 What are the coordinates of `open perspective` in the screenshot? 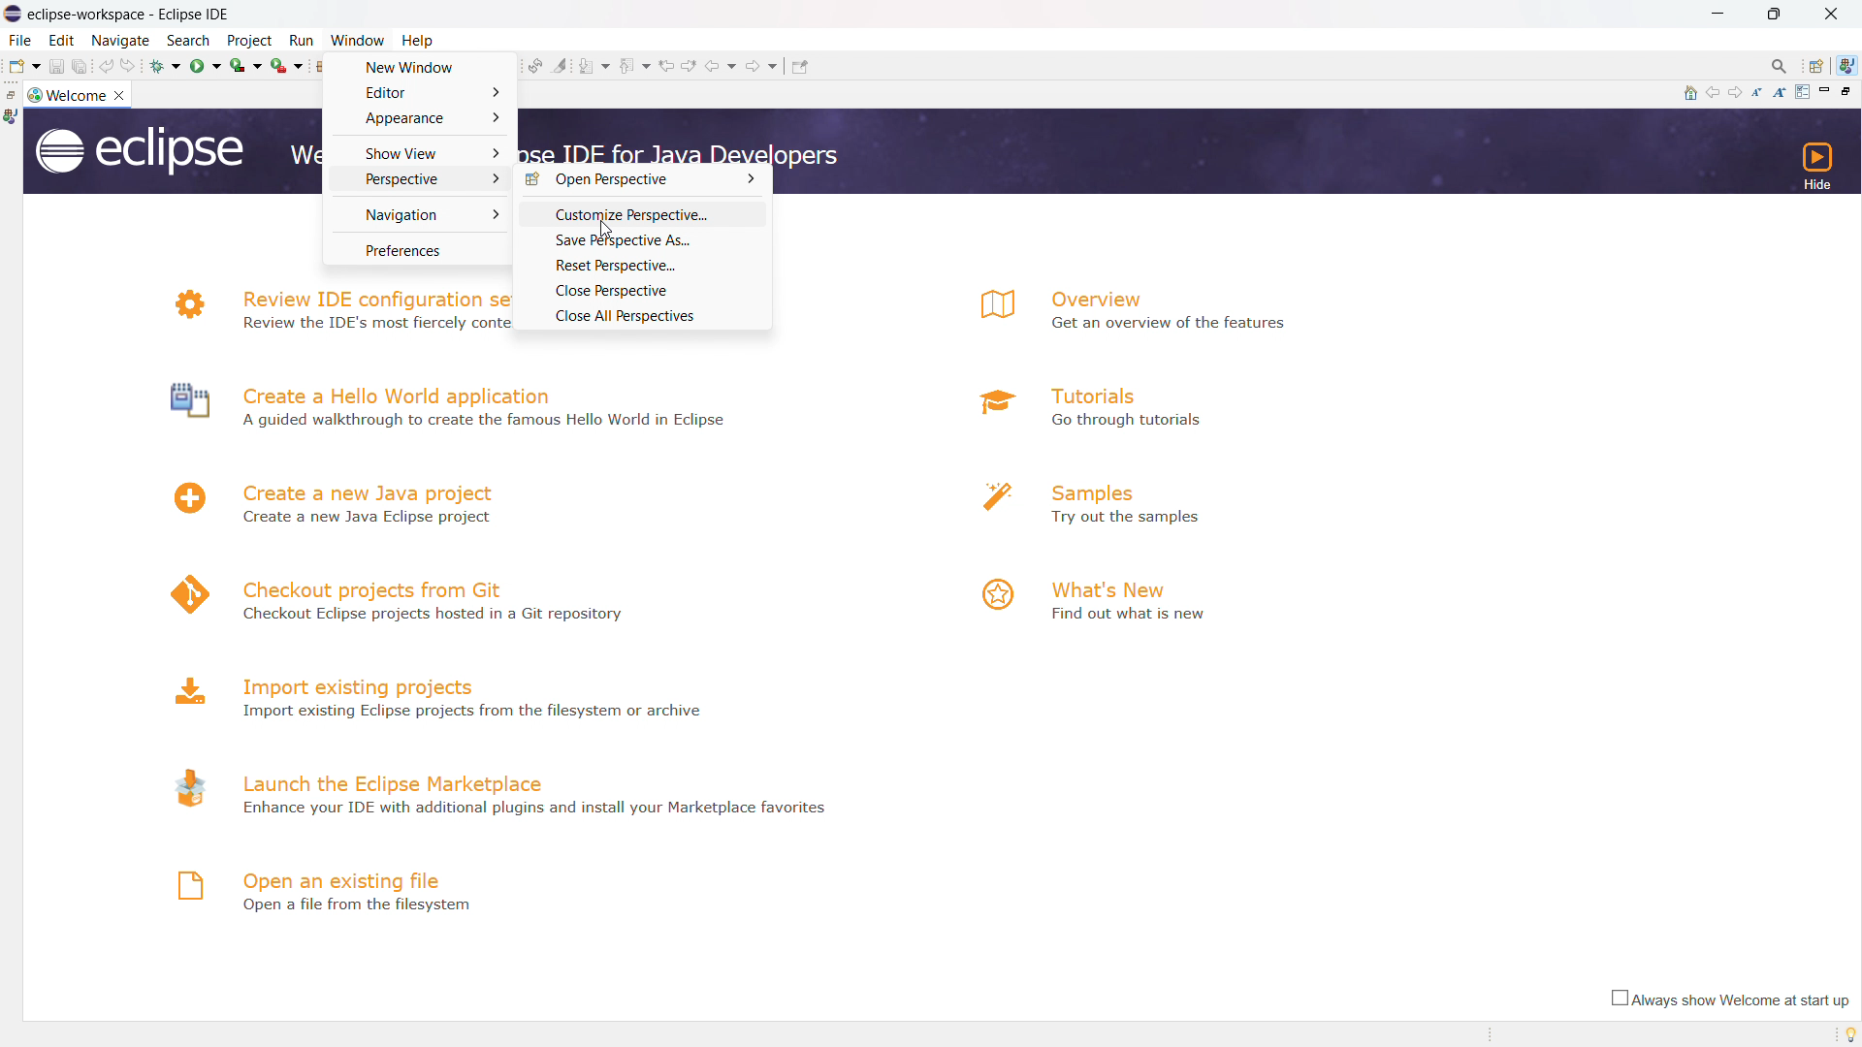 It's located at (643, 178).